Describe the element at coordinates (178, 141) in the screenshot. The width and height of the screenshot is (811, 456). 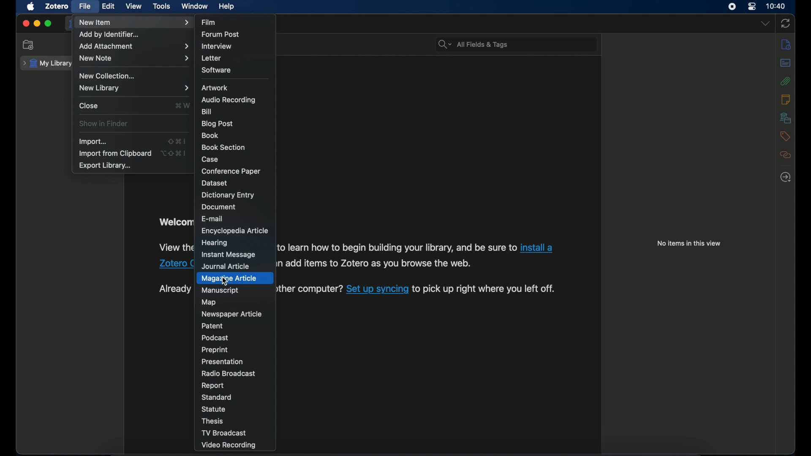
I see `shortcut` at that location.